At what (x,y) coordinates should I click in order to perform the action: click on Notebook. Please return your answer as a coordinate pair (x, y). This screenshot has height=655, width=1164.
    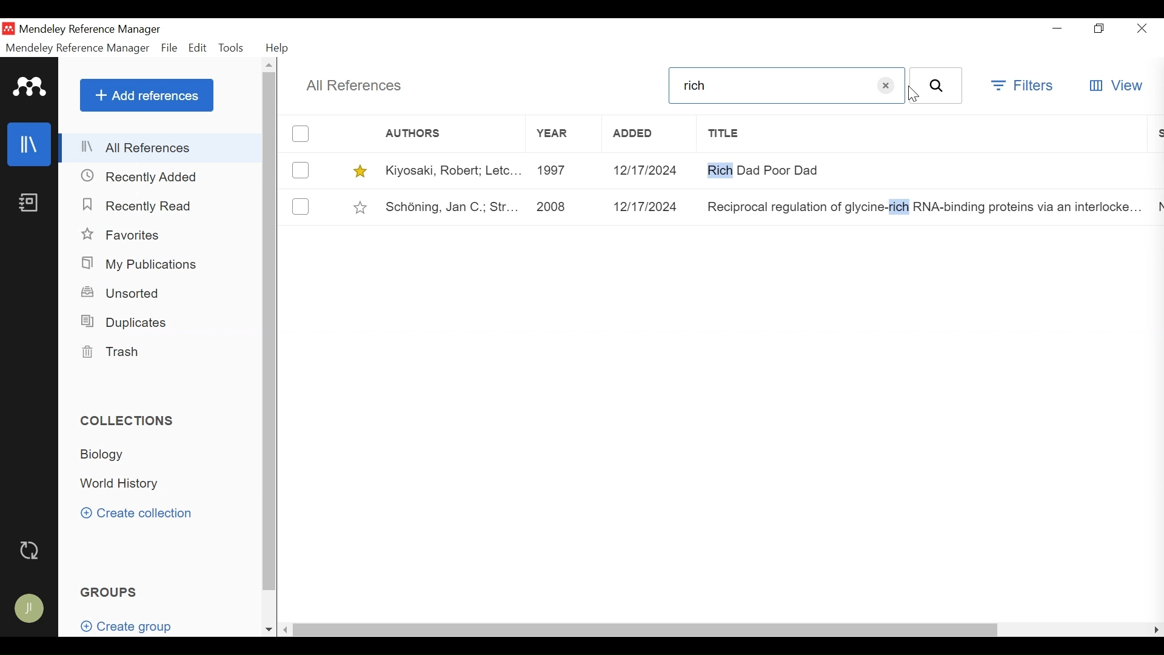
    Looking at the image, I should click on (30, 201).